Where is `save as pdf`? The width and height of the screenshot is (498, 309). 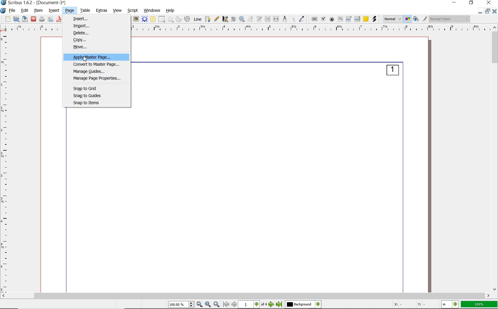 save as pdf is located at coordinates (59, 20).